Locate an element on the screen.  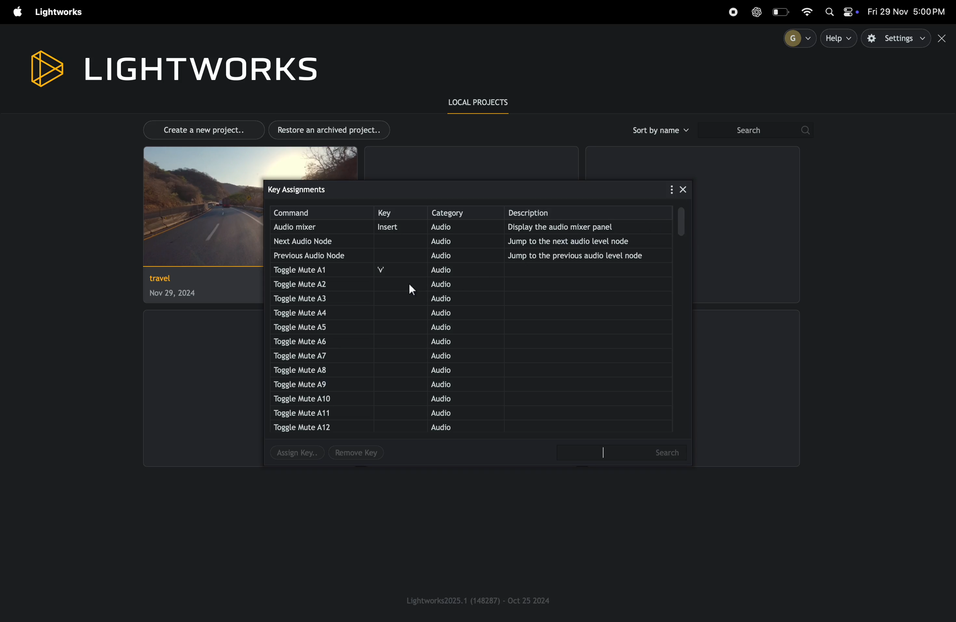
battery is located at coordinates (782, 12).